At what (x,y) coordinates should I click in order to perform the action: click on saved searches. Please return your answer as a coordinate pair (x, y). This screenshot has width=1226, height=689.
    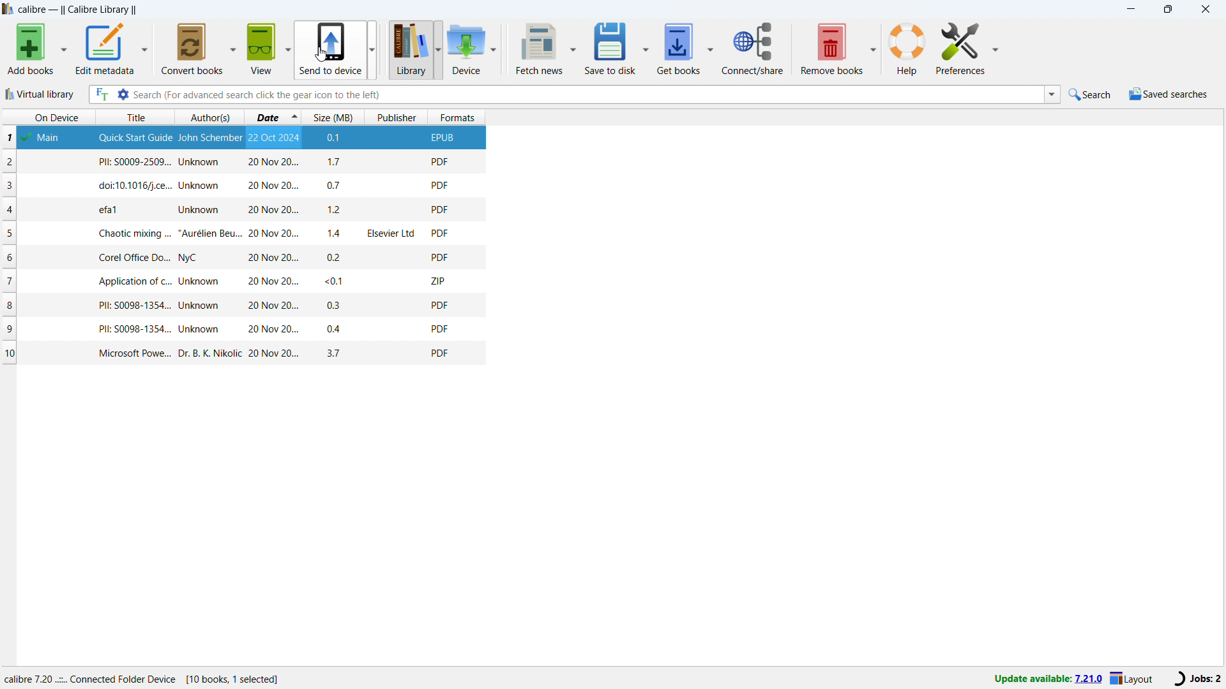
    Looking at the image, I should click on (1169, 94).